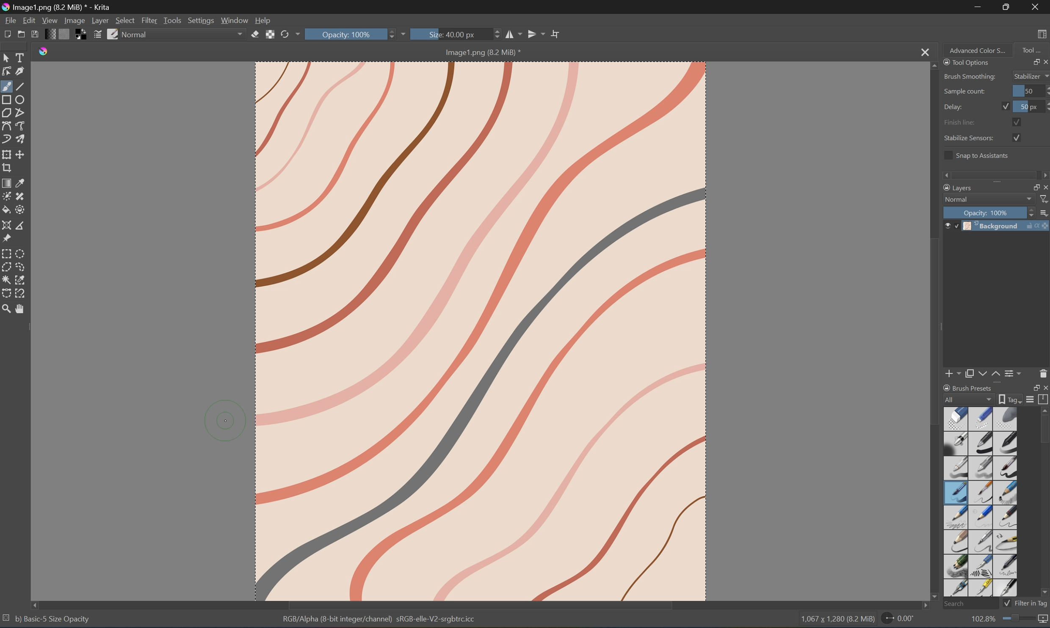  Describe the element at coordinates (125, 20) in the screenshot. I see `Select` at that location.